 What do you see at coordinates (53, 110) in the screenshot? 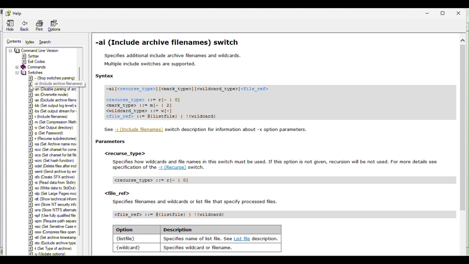
I see `et output stream for` at bounding box center [53, 110].